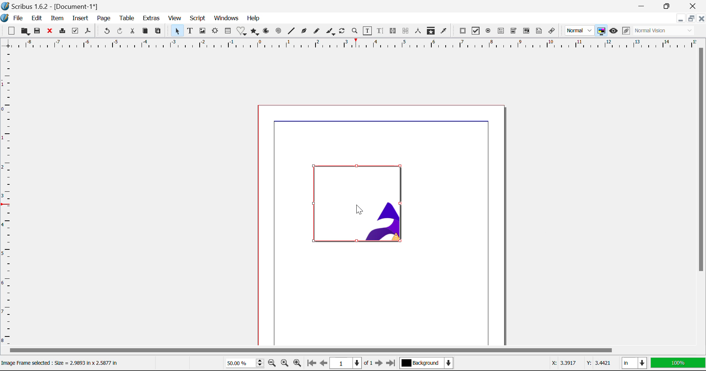 The height and width of the screenshot is (371, 706). Describe the element at coordinates (37, 32) in the screenshot. I see `Save` at that location.